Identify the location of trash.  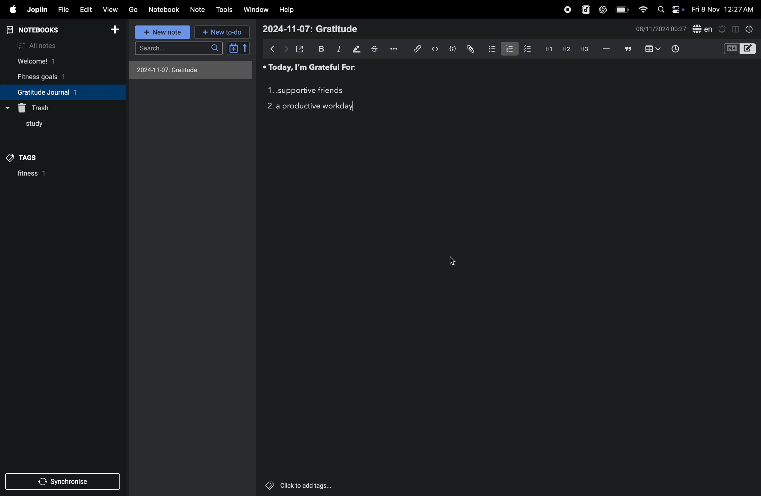
(38, 107).